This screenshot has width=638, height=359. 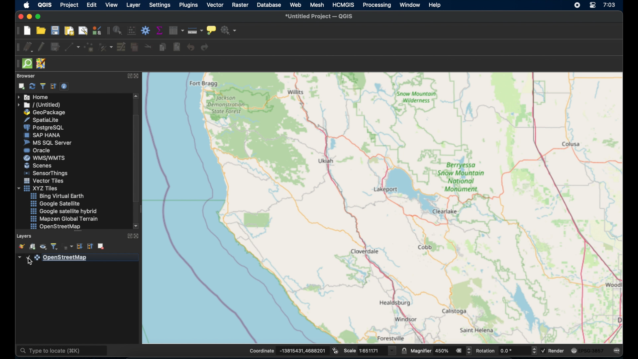 I want to click on scale, so click(x=369, y=351).